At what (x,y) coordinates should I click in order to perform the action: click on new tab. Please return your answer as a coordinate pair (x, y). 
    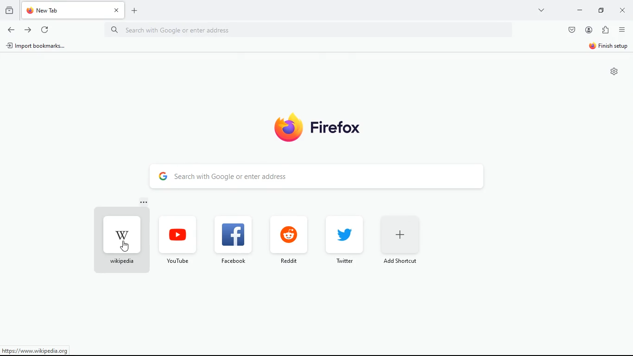
    Looking at the image, I should click on (73, 10).